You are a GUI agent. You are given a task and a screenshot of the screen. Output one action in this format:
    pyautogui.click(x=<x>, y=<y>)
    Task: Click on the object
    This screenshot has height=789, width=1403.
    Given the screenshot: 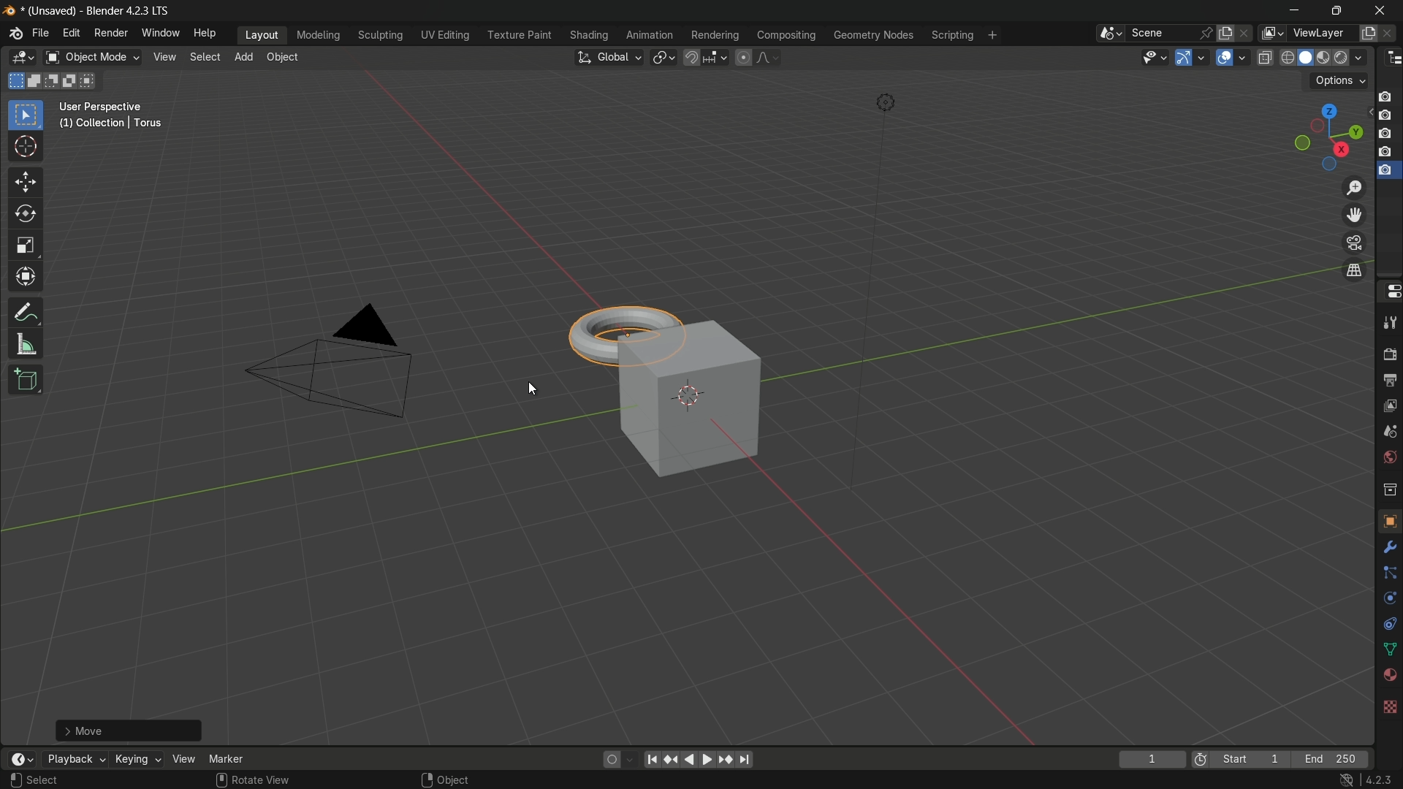 What is the action you would take?
    pyautogui.click(x=1389, y=520)
    